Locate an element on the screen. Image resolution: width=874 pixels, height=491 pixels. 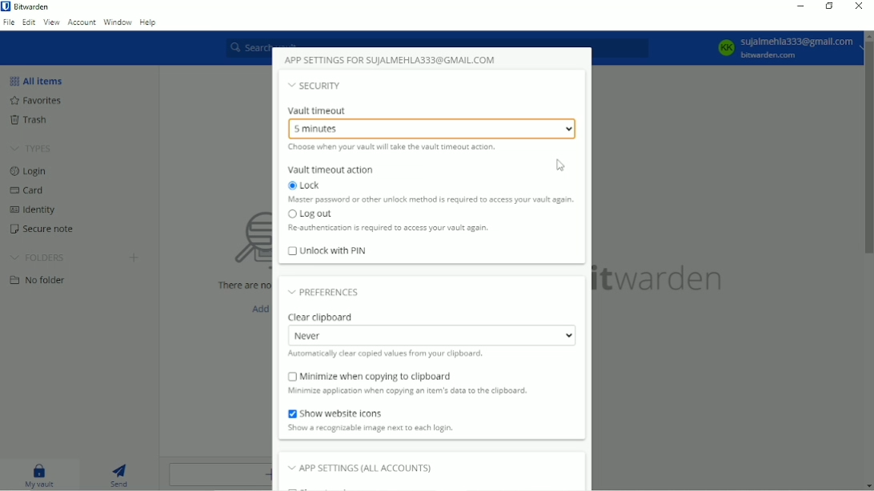
App settings for SUJALMEHLA333@GMAIL.COM is located at coordinates (392, 60).